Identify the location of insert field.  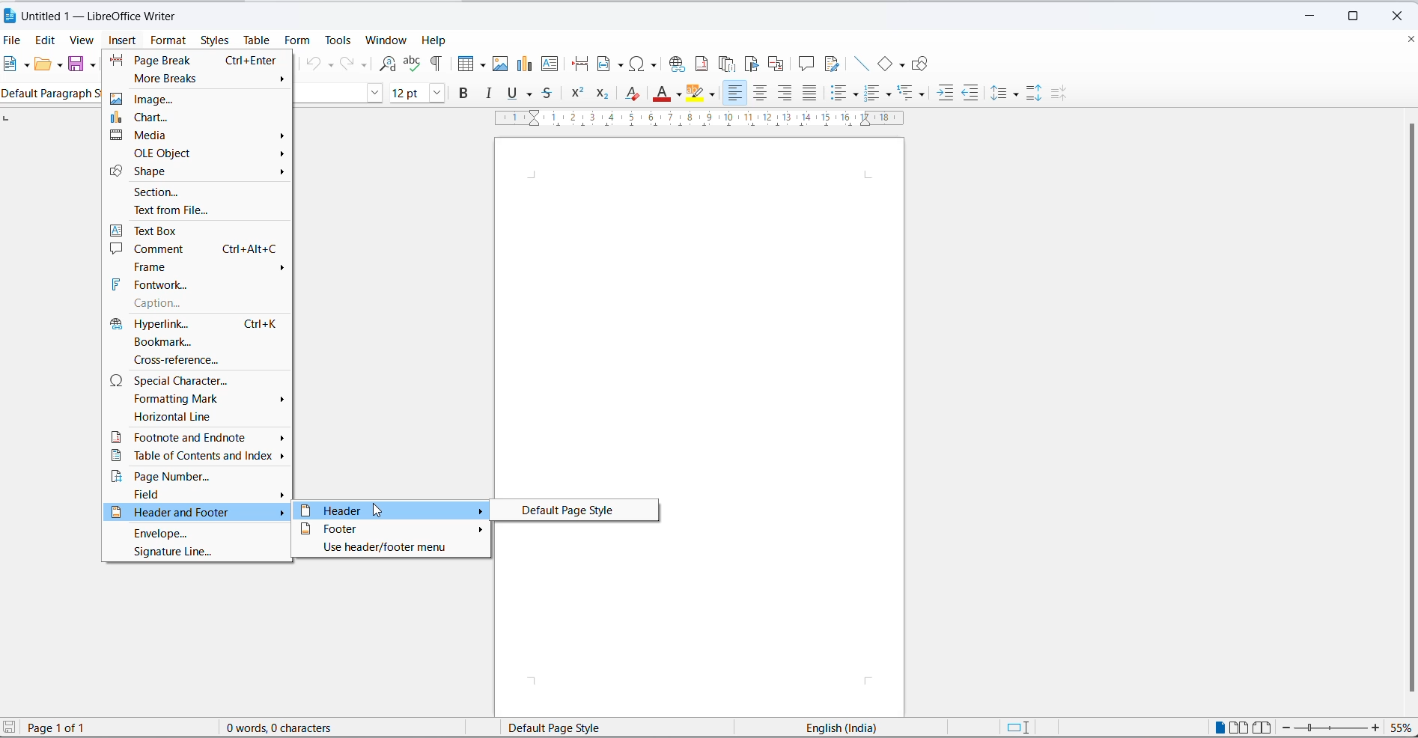
(609, 65).